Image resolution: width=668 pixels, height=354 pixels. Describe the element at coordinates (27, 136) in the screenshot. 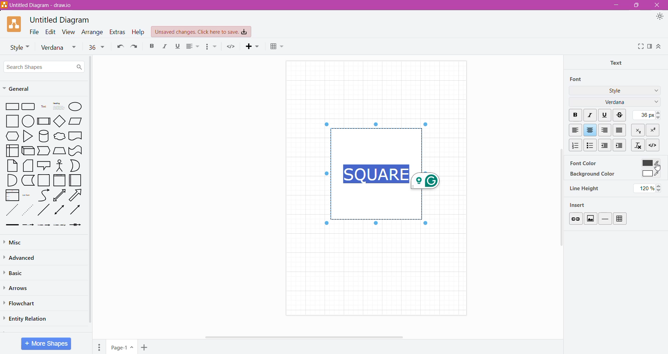

I see `Triangle ` at that location.